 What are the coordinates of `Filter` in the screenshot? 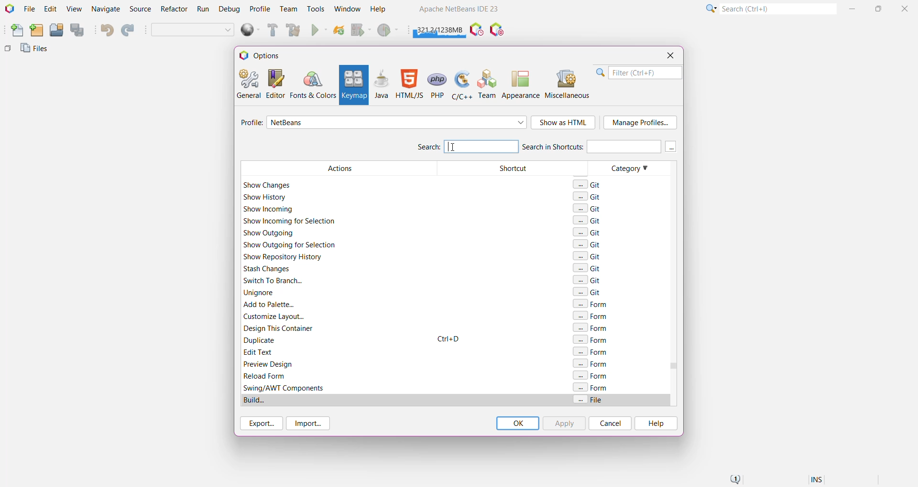 It's located at (639, 73).